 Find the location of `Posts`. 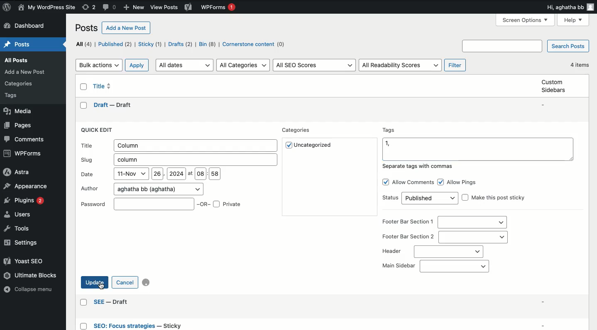

Posts is located at coordinates (86, 29).